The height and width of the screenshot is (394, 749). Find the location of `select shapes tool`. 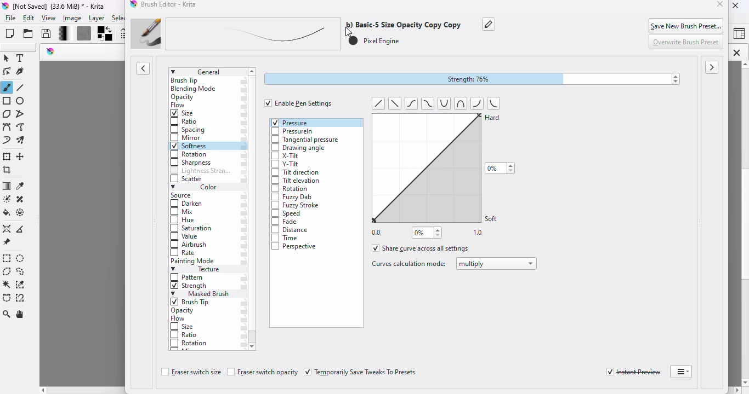

select shapes tool is located at coordinates (7, 58).